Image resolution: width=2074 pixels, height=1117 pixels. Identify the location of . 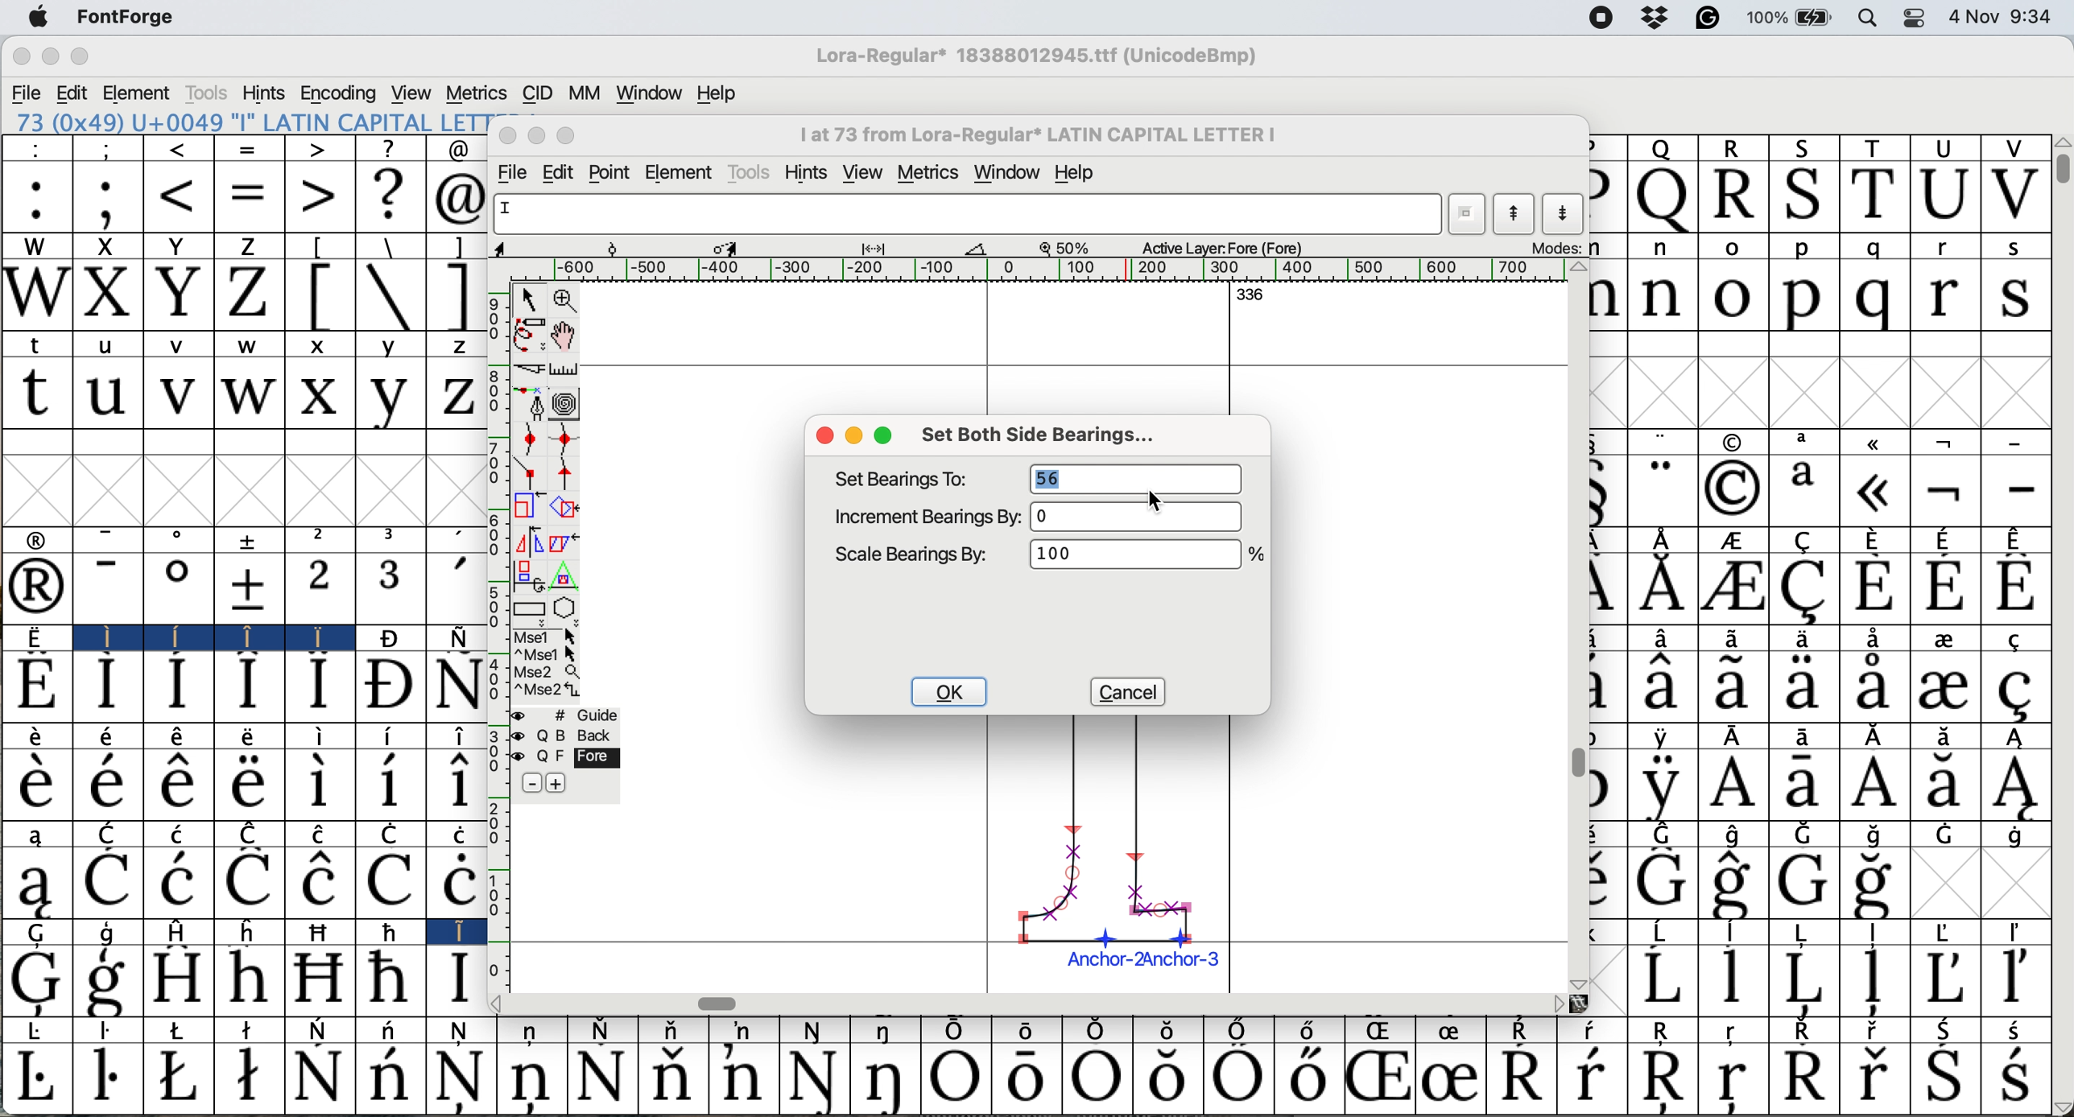
(726, 247).